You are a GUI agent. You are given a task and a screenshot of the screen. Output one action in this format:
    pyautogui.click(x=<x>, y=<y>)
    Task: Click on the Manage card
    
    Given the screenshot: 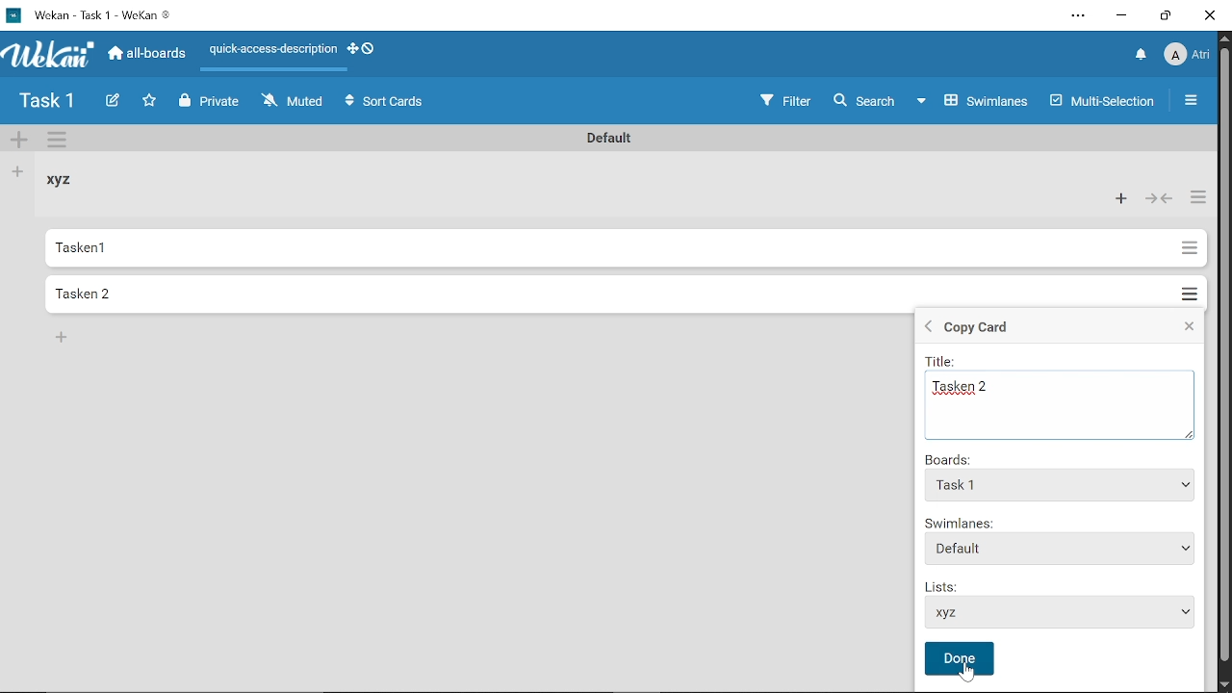 What is the action you would take?
    pyautogui.click(x=1188, y=248)
    